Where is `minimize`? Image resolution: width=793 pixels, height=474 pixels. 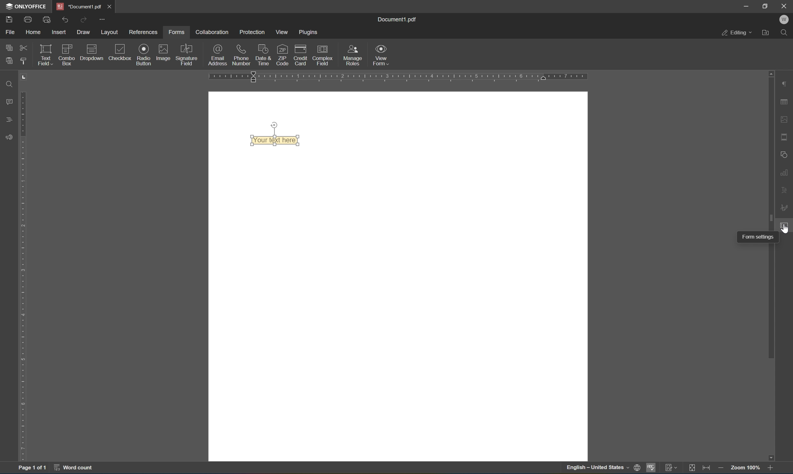 minimize is located at coordinates (745, 5).